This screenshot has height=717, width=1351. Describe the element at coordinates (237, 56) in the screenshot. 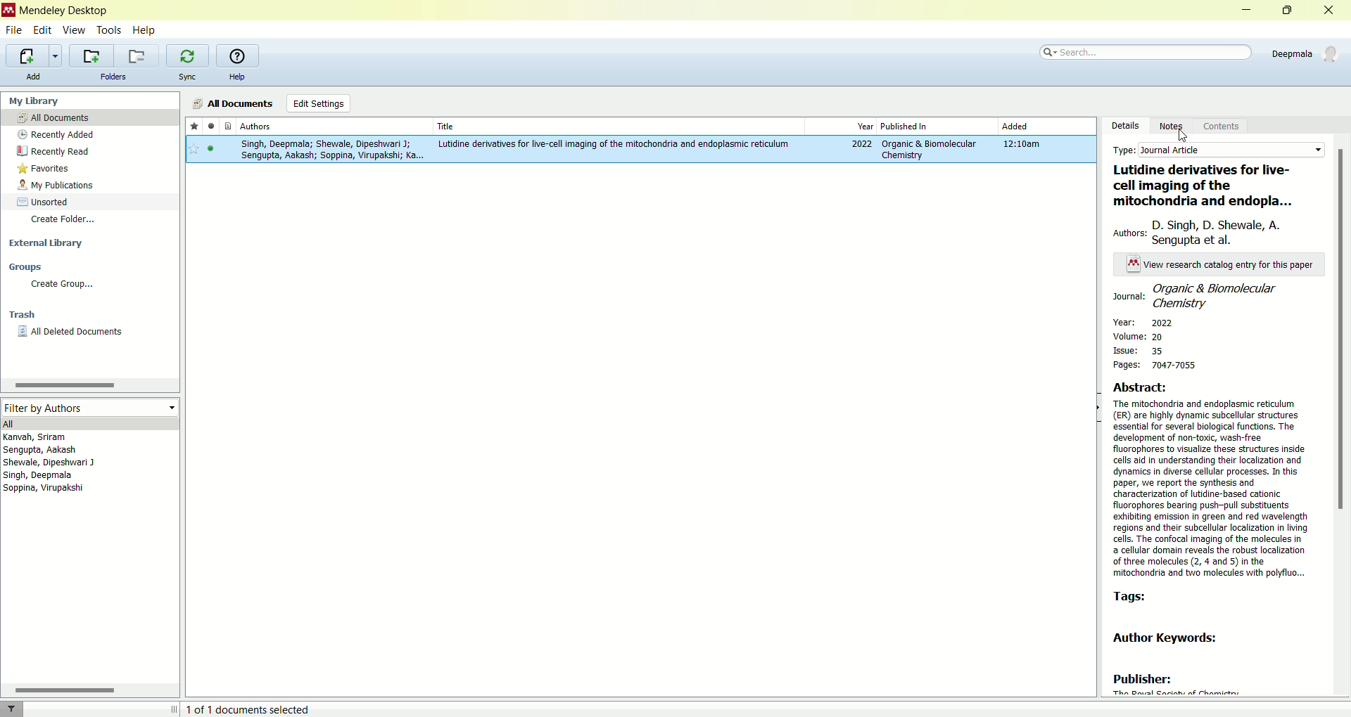

I see `open the online help guide for Mendeley` at that location.